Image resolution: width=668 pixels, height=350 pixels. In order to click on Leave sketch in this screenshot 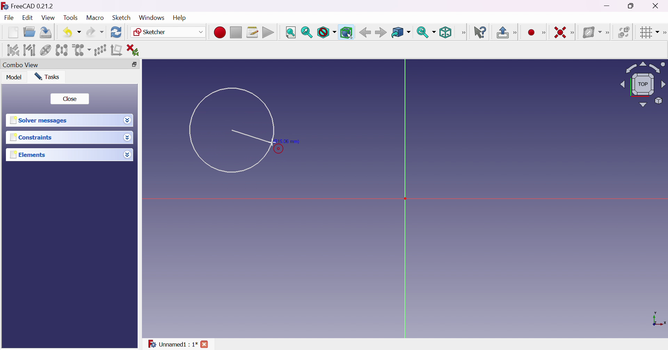, I will do `click(507, 32)`.